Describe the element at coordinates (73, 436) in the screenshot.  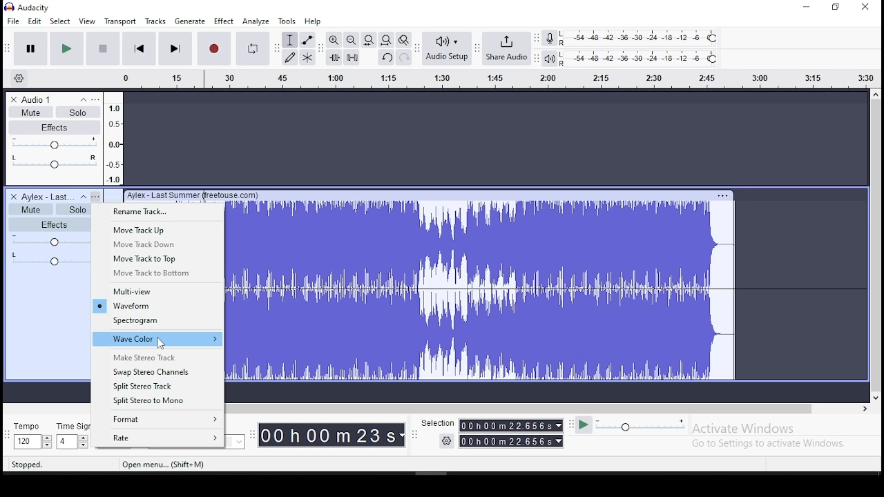
I see `time signature` at that location.